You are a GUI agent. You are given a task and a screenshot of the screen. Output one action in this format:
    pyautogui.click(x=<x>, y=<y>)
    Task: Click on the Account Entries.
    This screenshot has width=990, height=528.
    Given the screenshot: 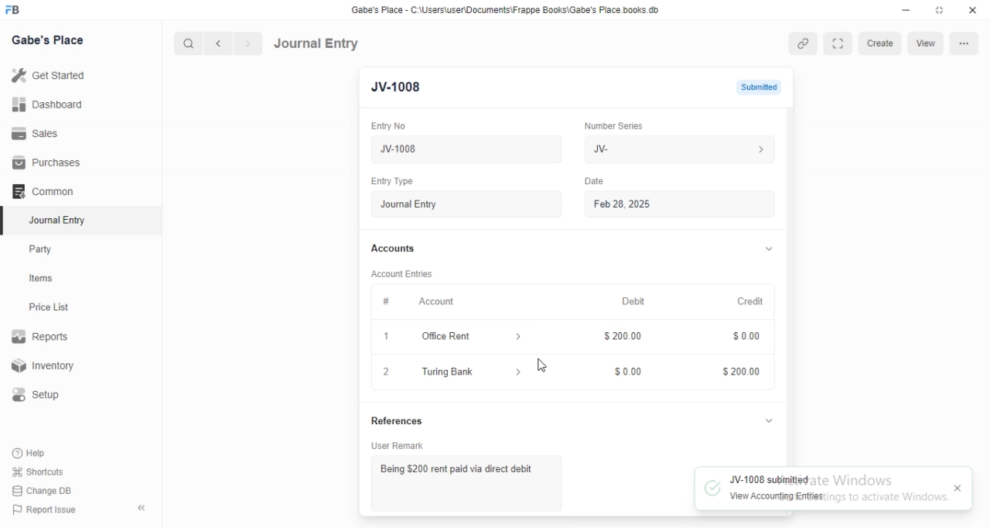 What is the action you would take?
    pyautogui.click(x=407, y=273)
    